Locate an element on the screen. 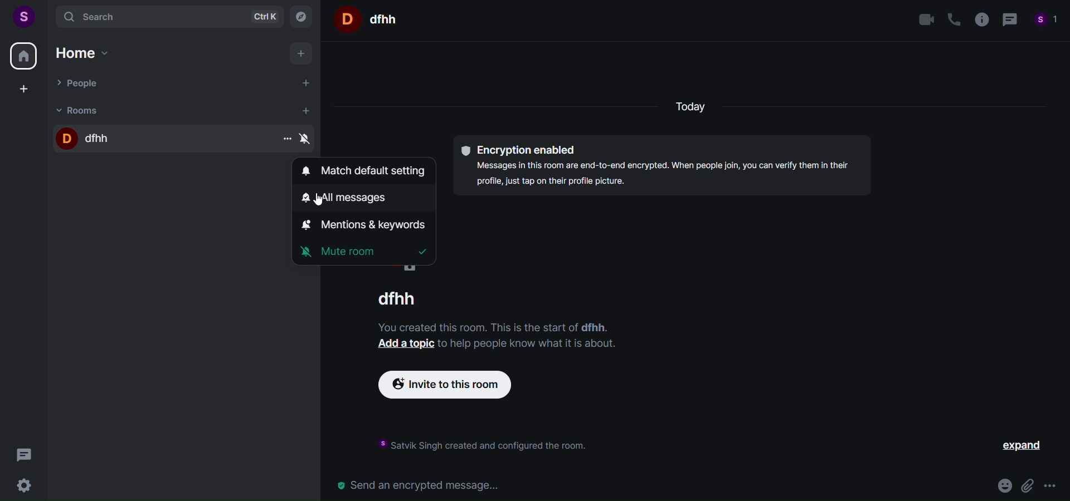 This screenshot has height=501, width=1070. mute room is located at coordinates (364, 250).